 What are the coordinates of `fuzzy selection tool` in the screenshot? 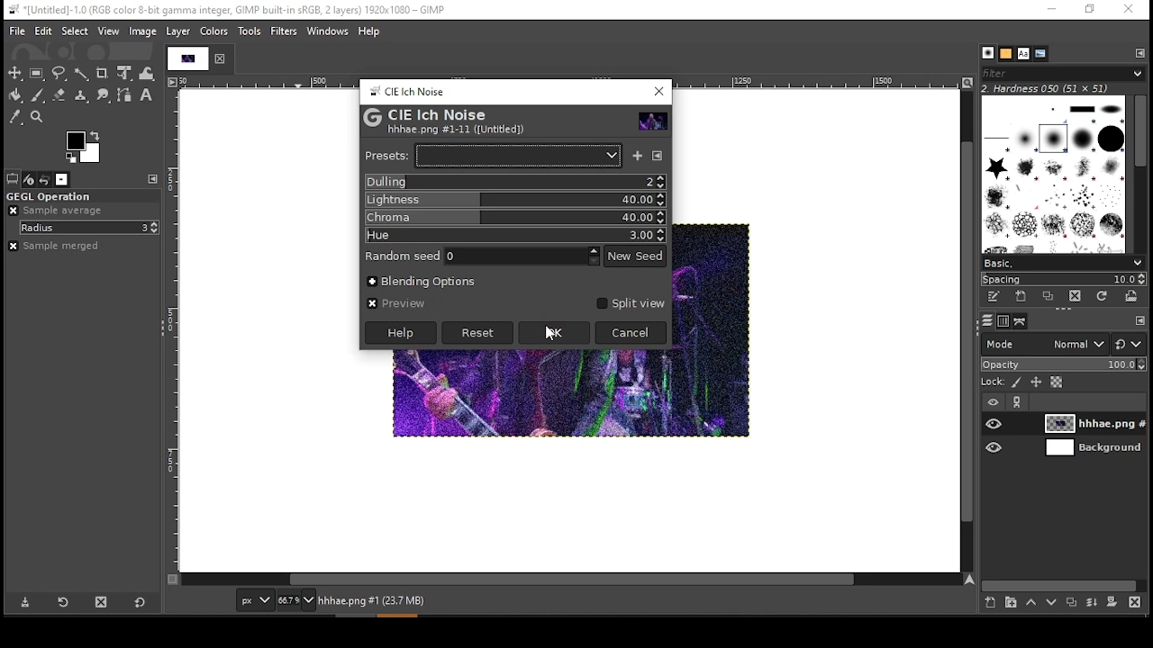 It's located at (82, 72).